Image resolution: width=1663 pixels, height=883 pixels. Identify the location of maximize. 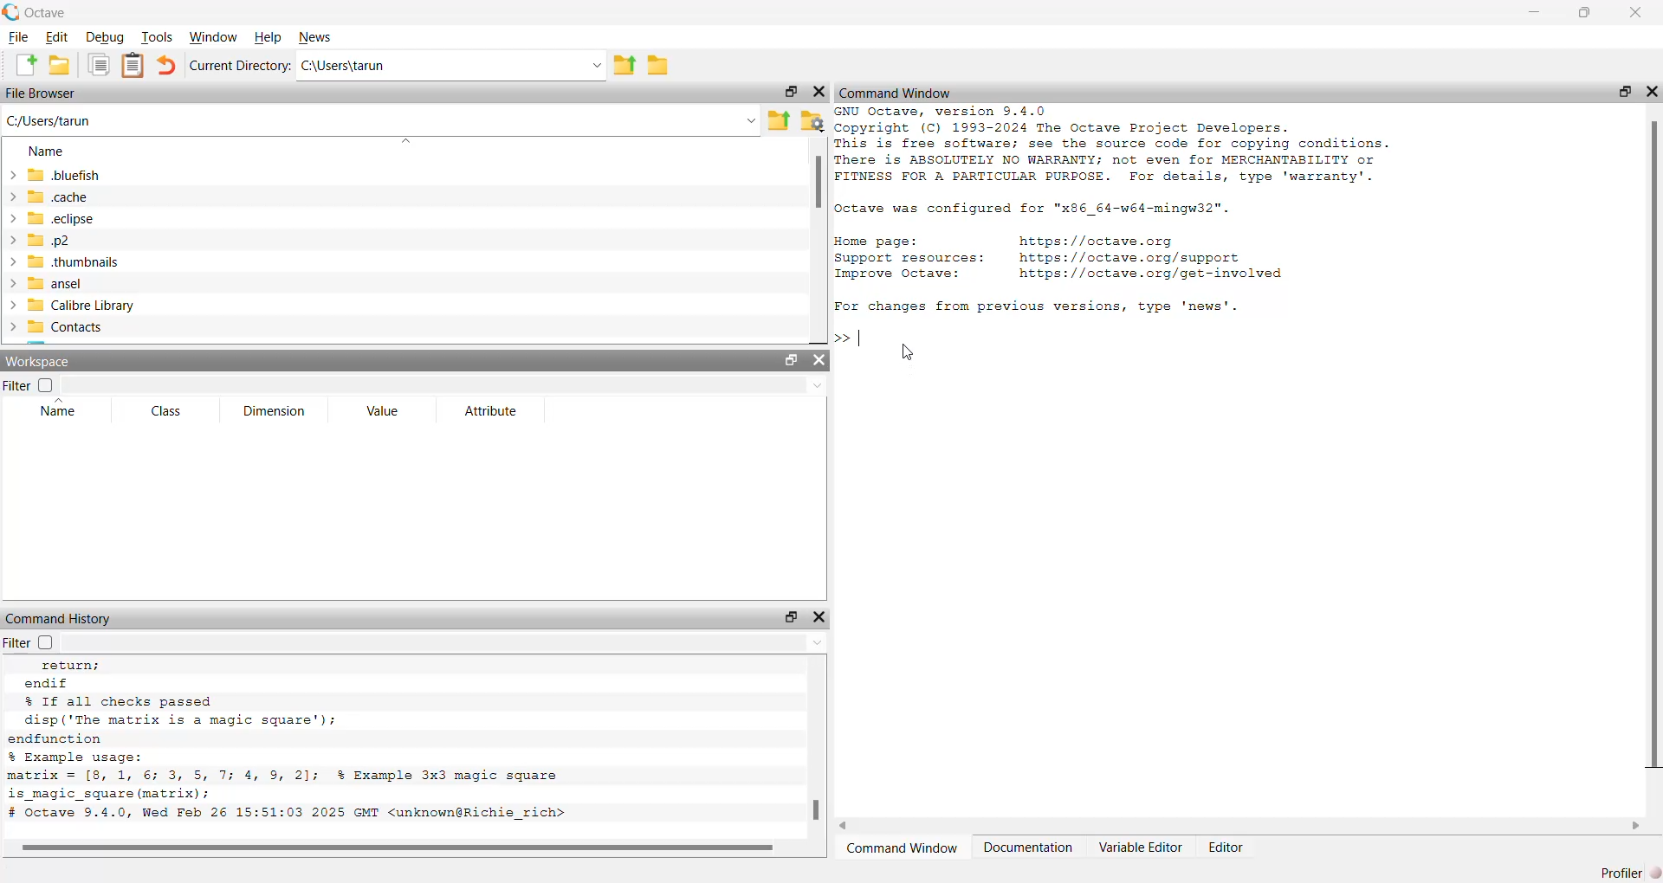
(788, 616).